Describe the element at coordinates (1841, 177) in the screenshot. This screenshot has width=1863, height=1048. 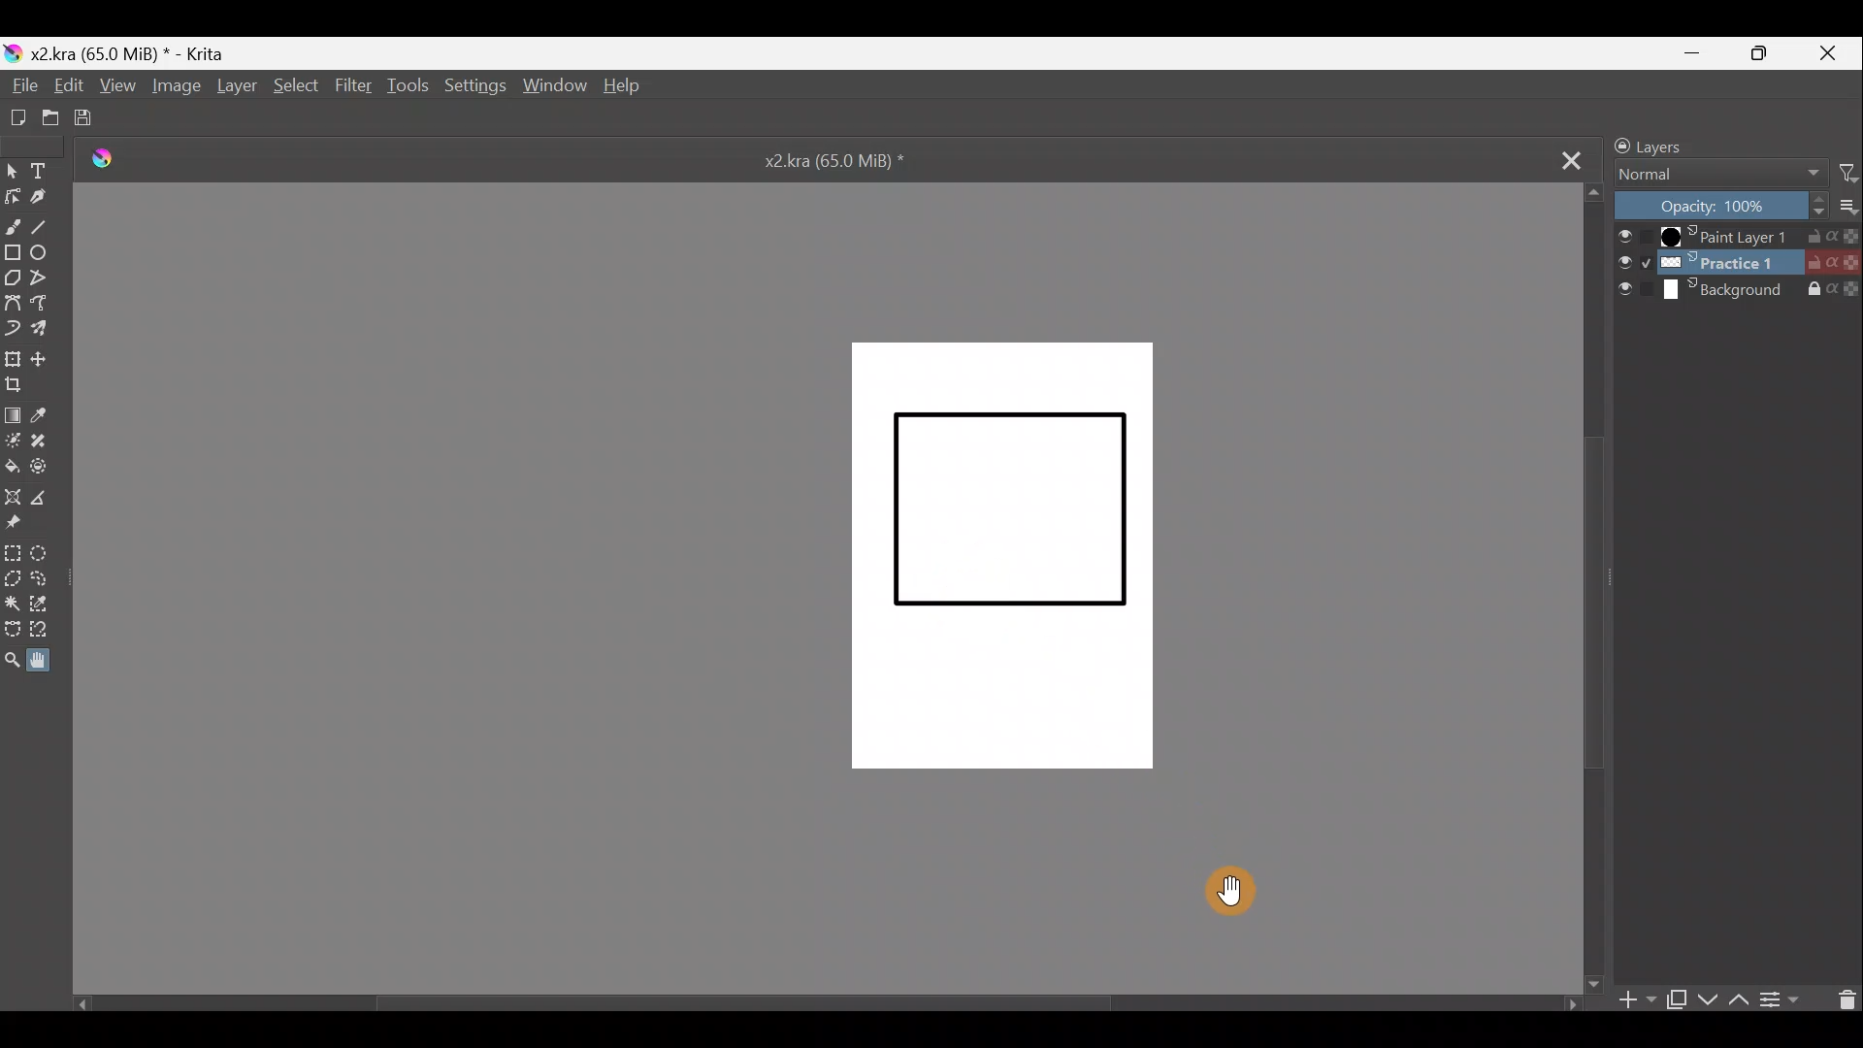
I see `Filter` at that location.